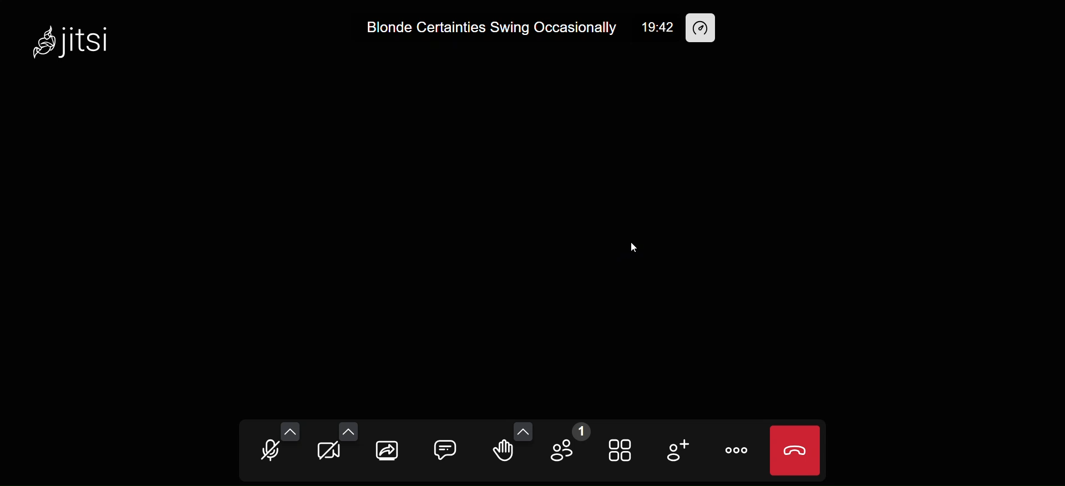 This screenshot has width=1065, height=486. I want to click on more, so click(736, 450).